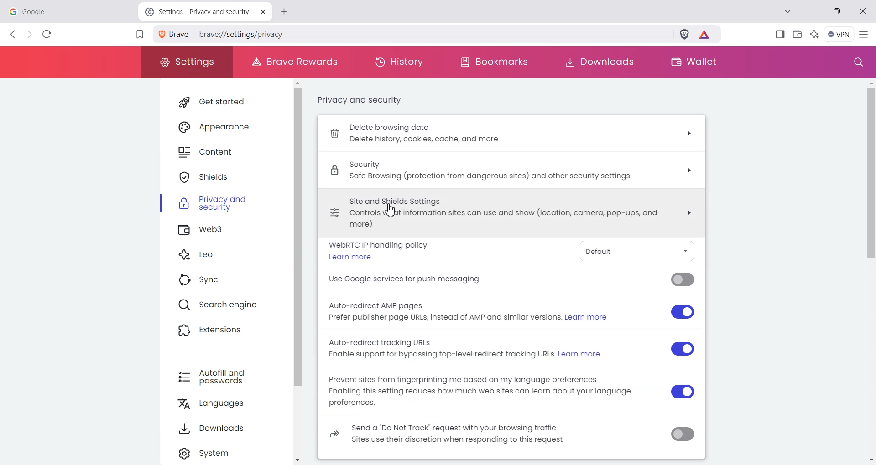  What do you see at coordinates (362, 102) in the screenshot?
I see `privacy and security` at bounding box center [362, 102].